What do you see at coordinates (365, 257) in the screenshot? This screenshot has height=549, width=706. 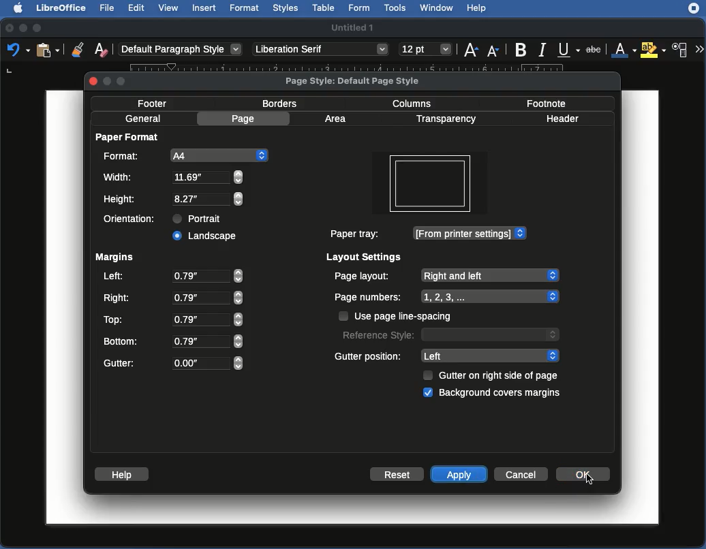 I see `Layout settings` at bounding box center [365, 257].